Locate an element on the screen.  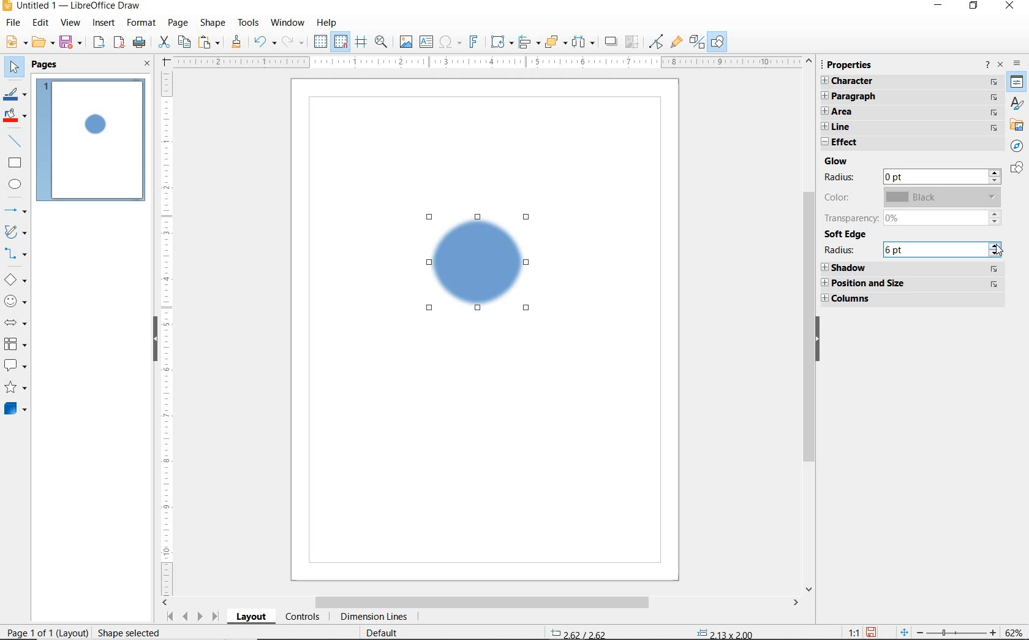
Blue circle is located at coordinates (481, 267).